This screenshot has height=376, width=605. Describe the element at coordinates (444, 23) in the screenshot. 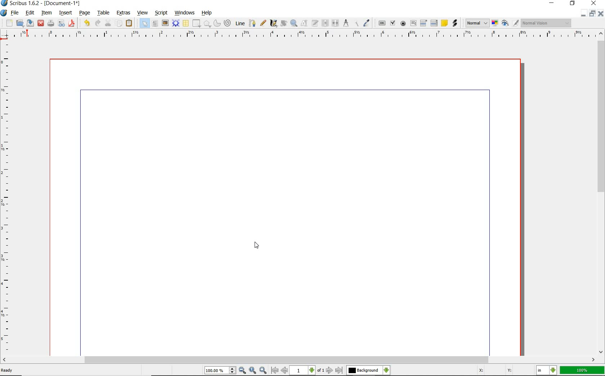

I see `text annotation` at that location.